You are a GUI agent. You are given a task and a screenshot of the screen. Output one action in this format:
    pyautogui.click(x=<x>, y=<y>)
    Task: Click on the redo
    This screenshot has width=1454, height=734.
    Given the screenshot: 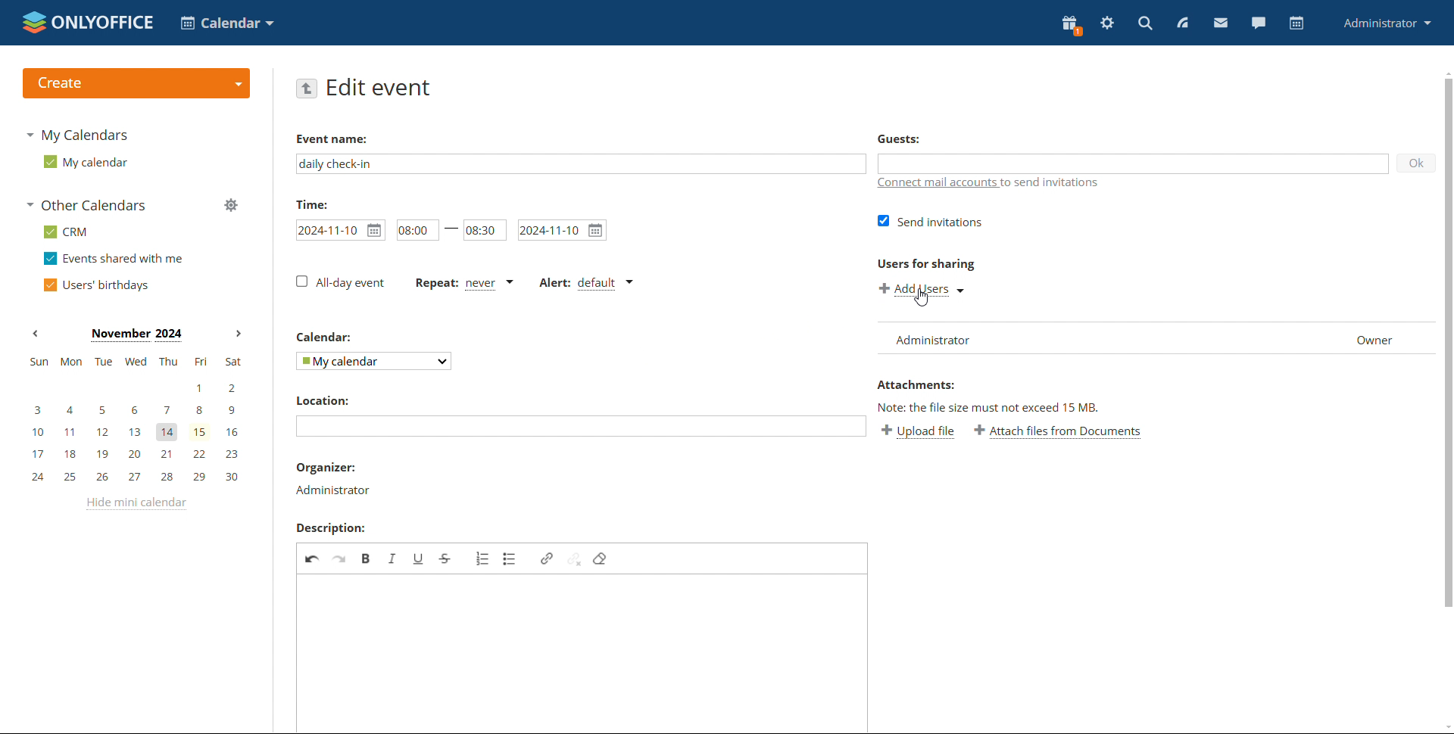 What is the action you would take?
    pyautogui.click(x=341, y=558)
    